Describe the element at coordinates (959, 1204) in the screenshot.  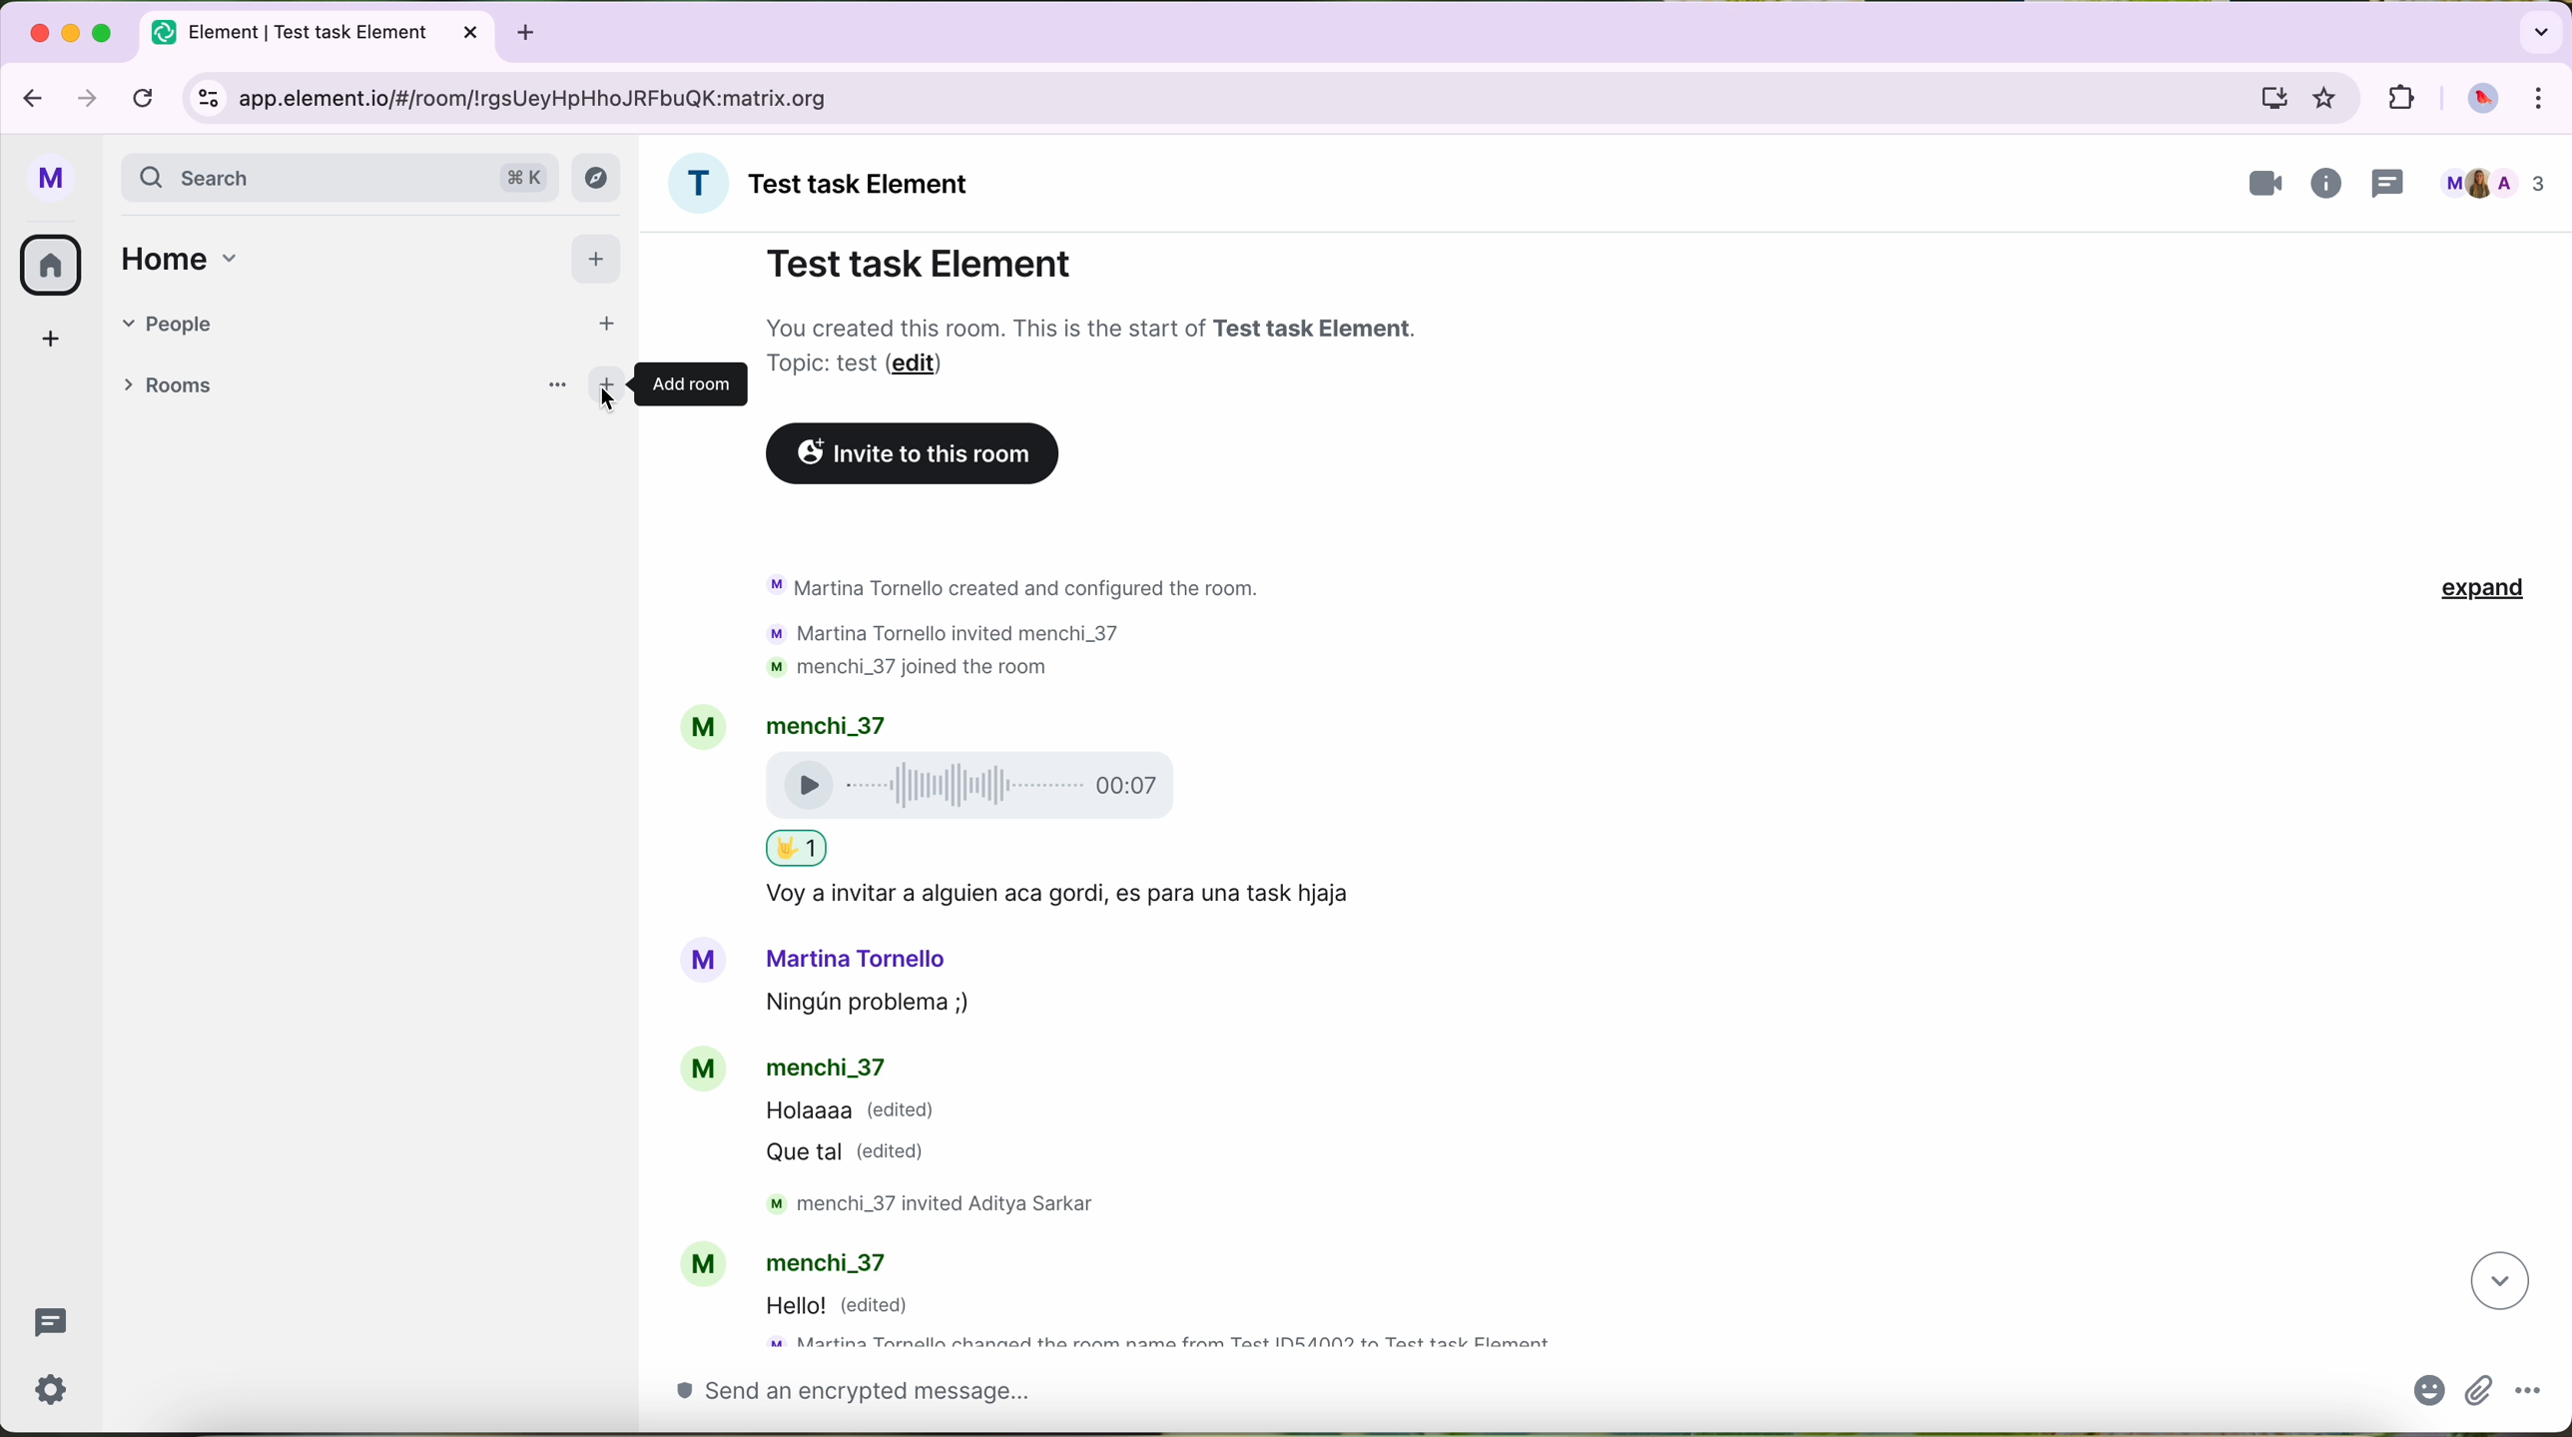
I see `text` at that location.